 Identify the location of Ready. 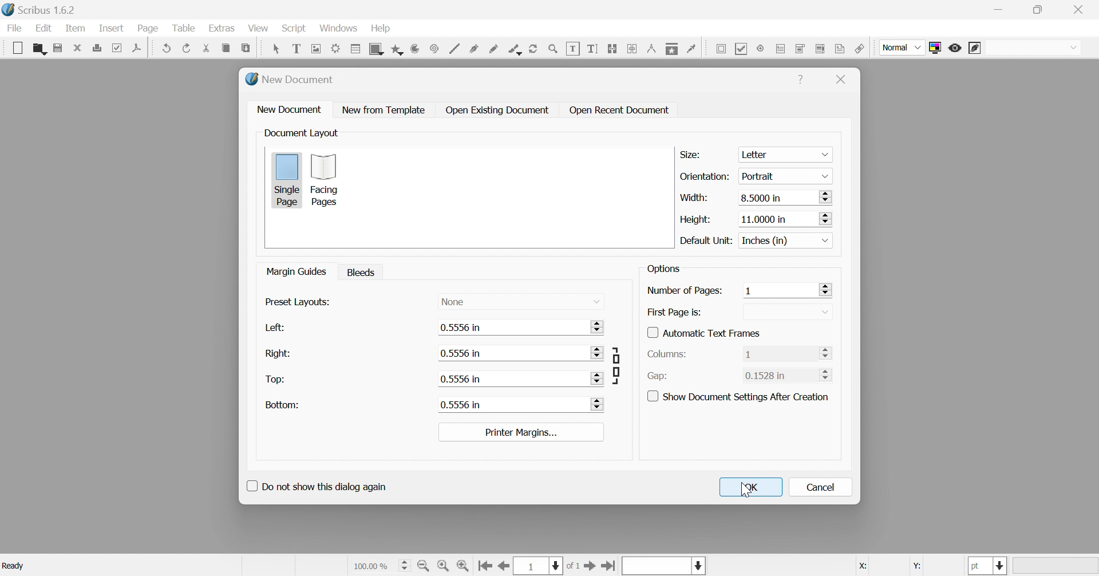
(13, 566).